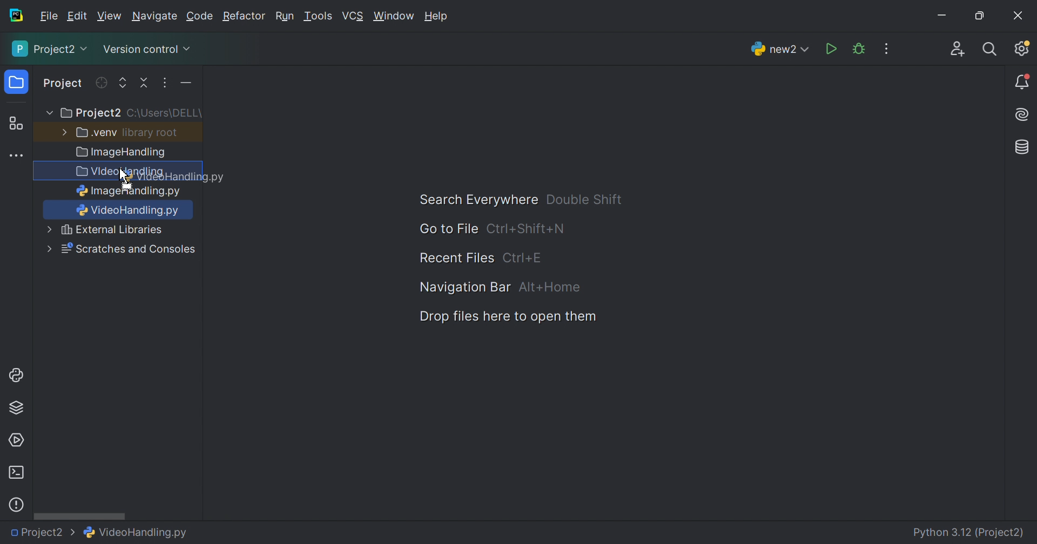  I want to click on Project2, so click(43, 533).